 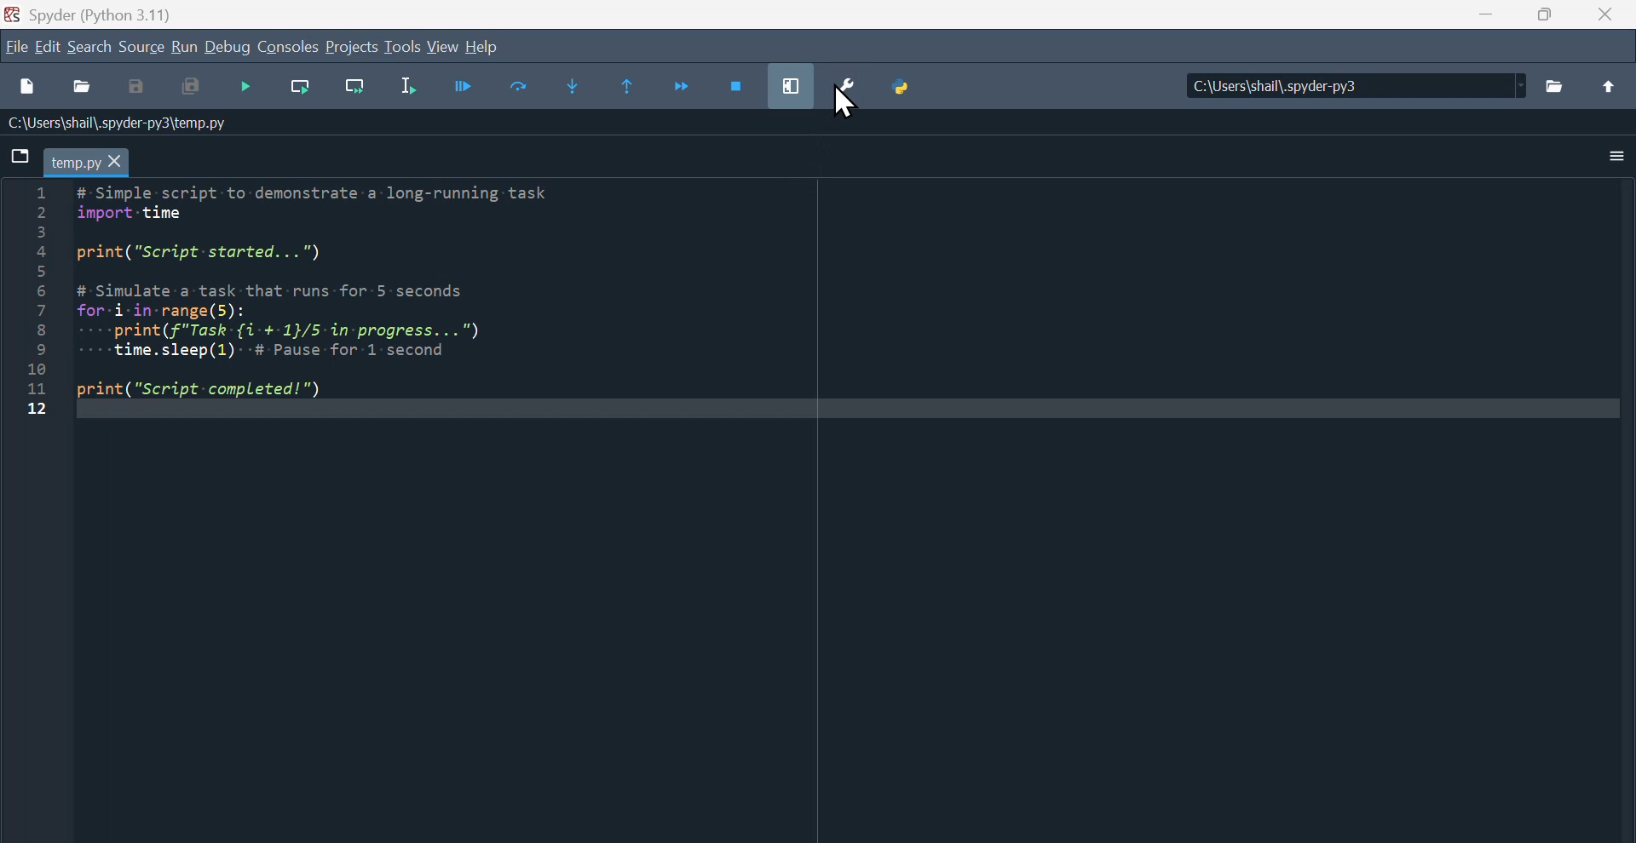 What do you see at coordinates (81, 88) in the screenshot?
I see `Open file` at bounding box center [81, 88].